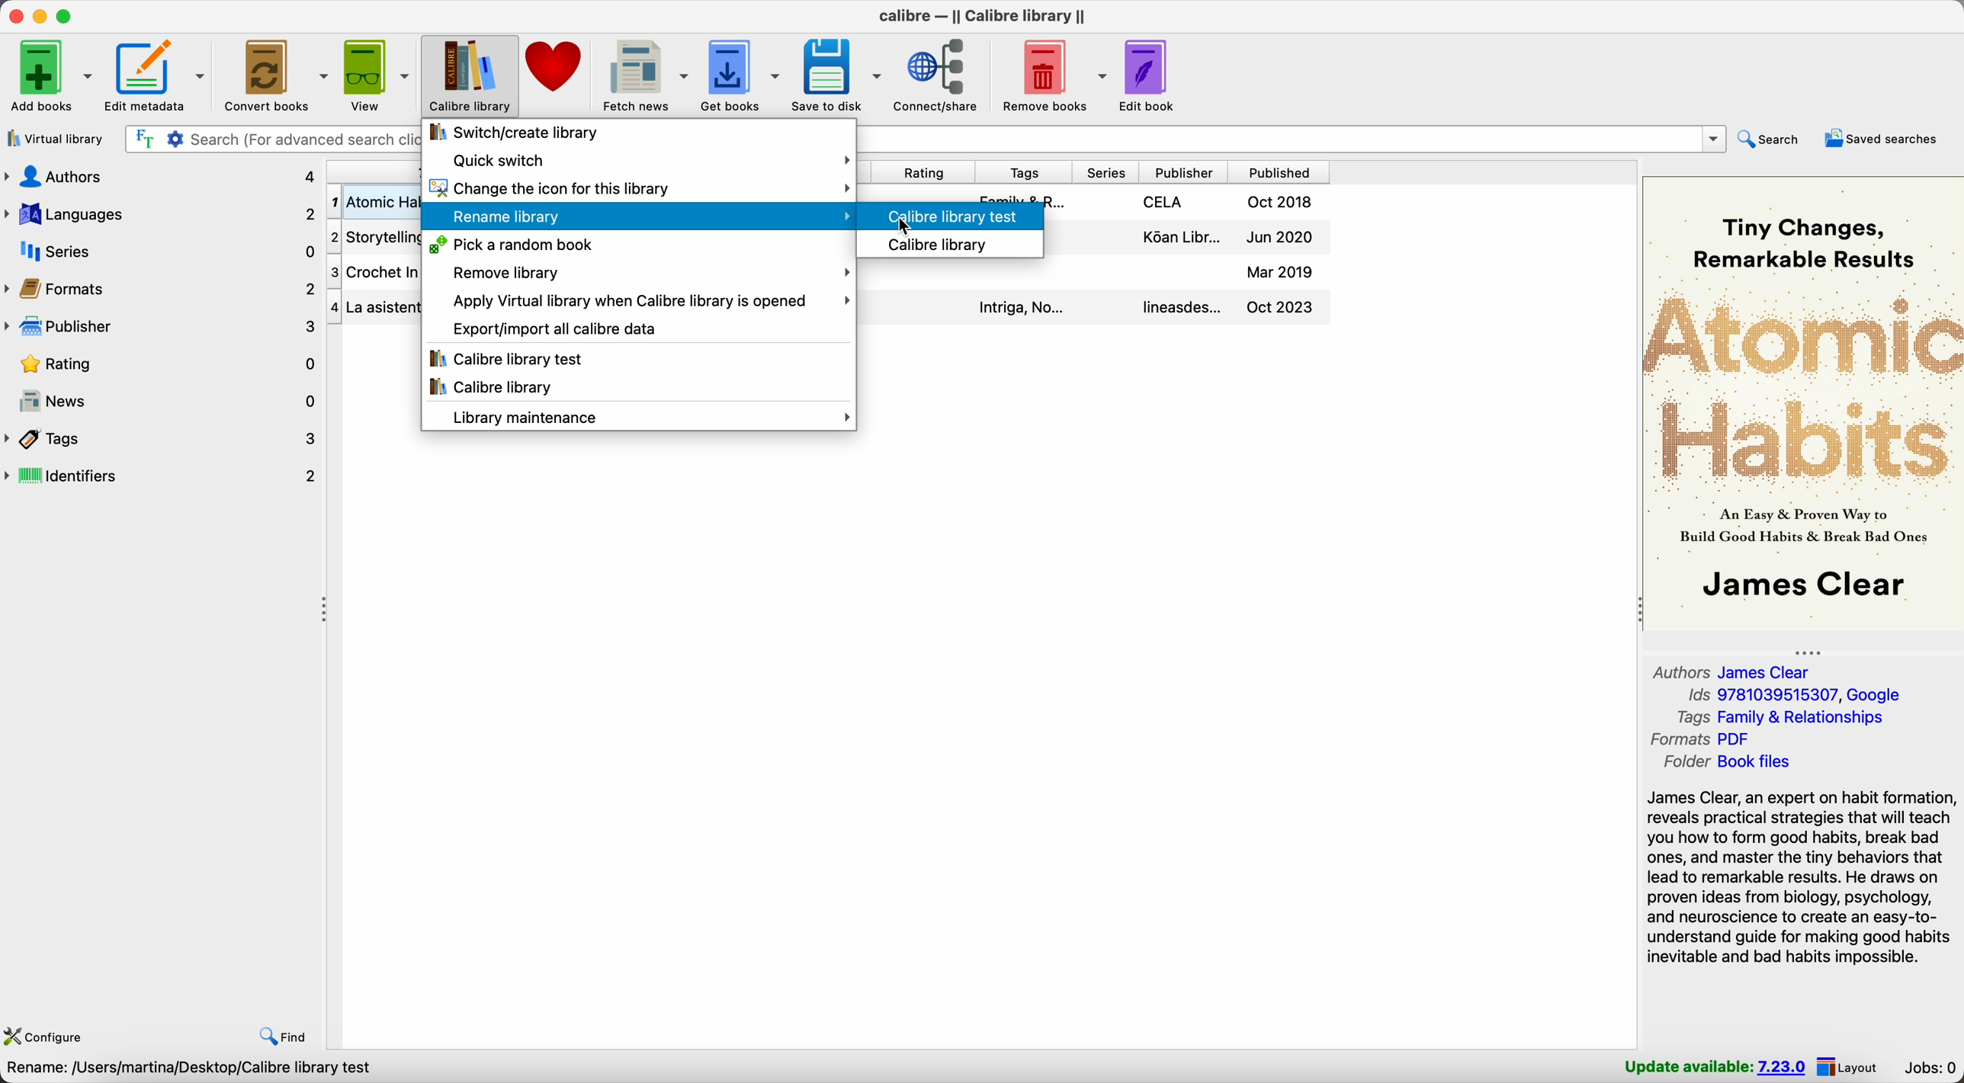 This screenshot has height=1083, width=1964. What do you see at coordinates (648, 160) in the screenshot?
I see `quick switch` at bounding box center [648, 160].